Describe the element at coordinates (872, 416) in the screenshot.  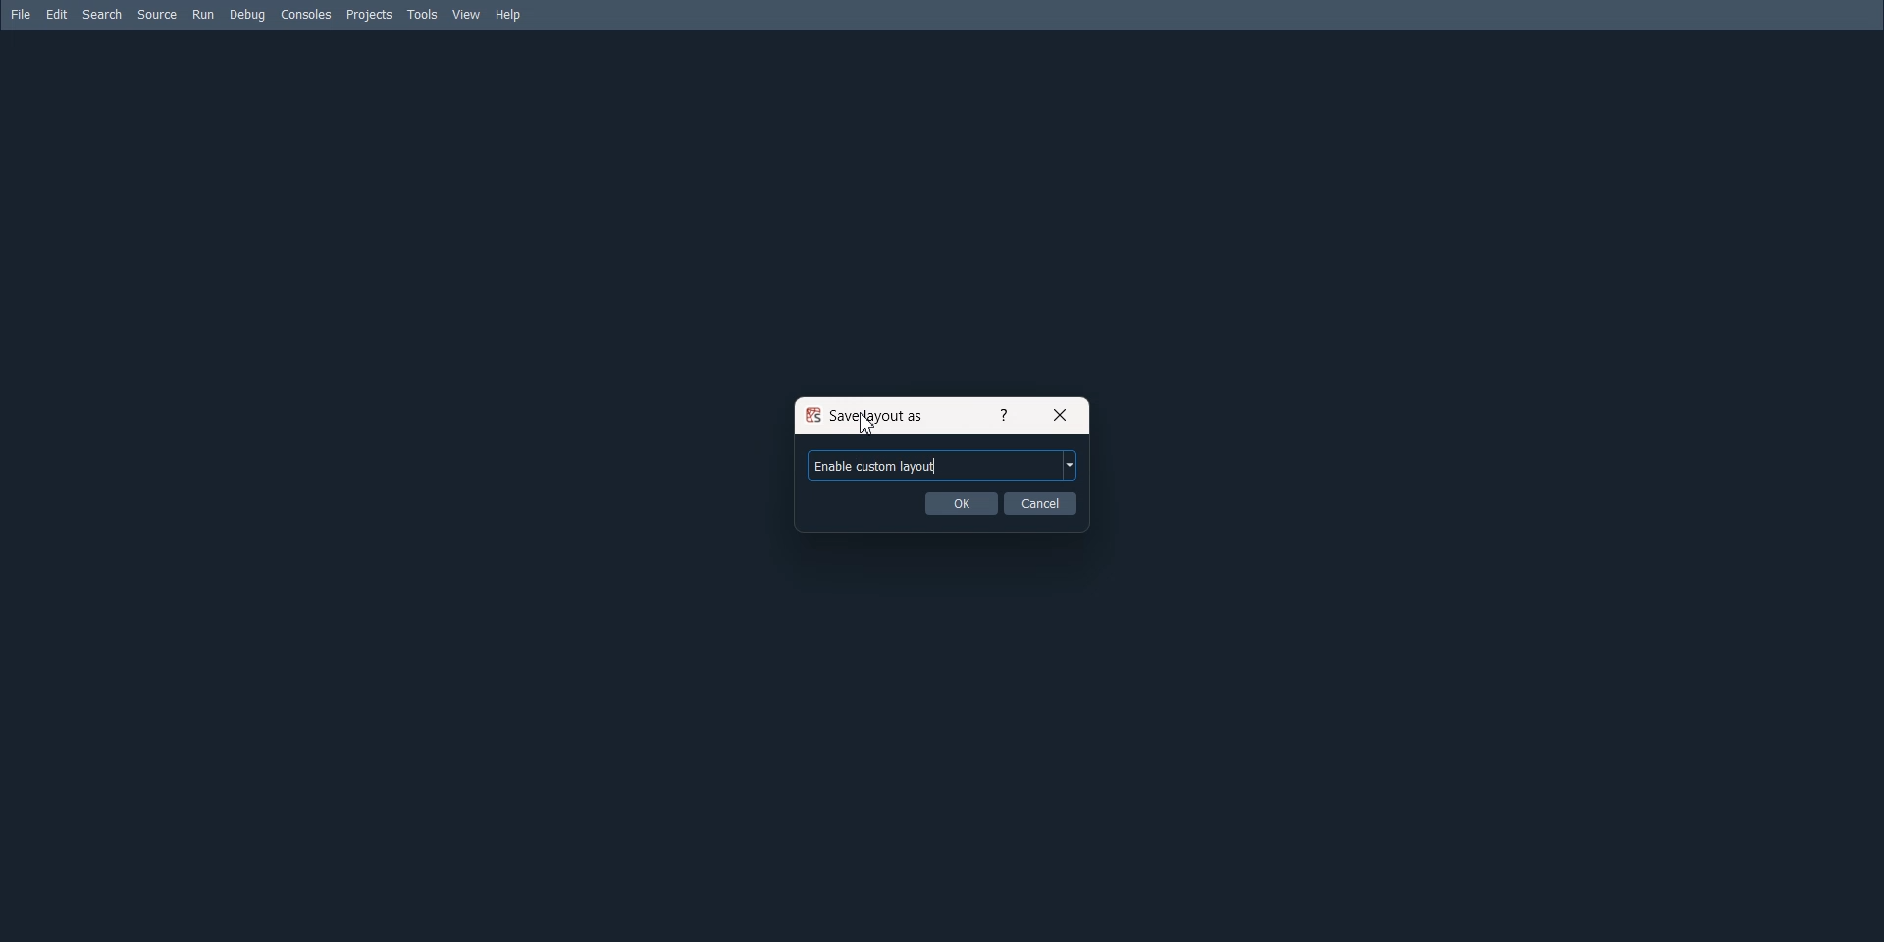
I see `Text` at that location.